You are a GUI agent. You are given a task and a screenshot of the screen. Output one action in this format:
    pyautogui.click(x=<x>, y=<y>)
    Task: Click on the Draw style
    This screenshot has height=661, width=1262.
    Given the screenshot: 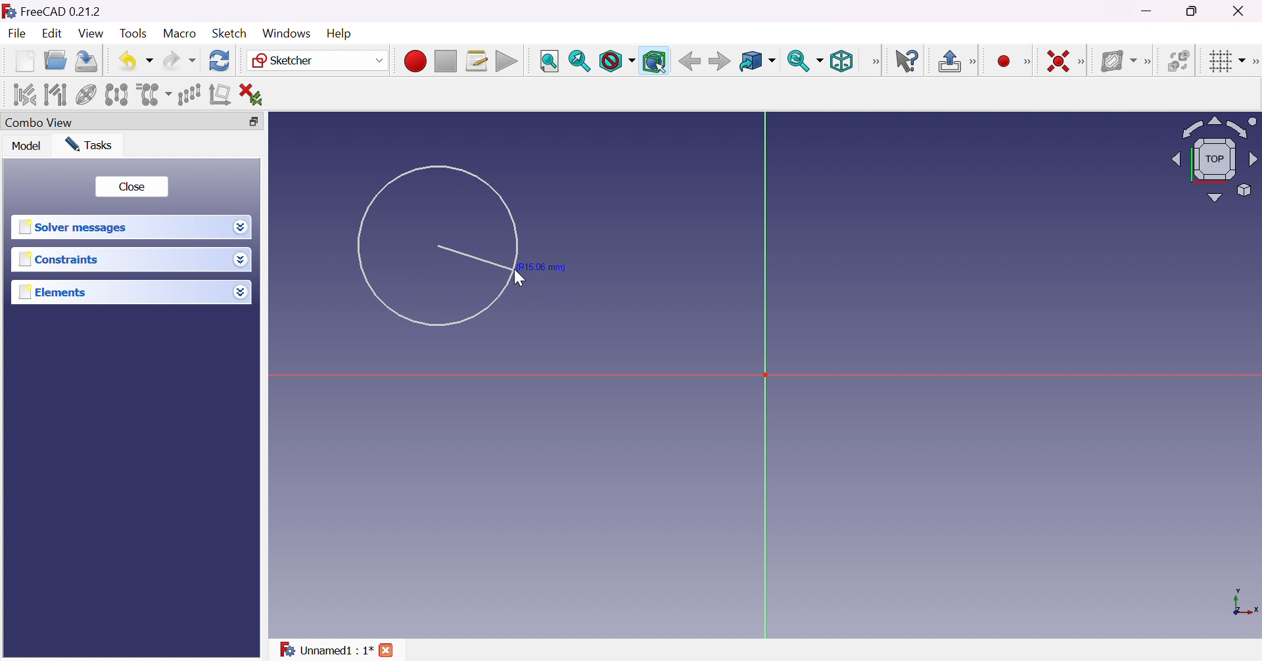 What is the action you would take?
    pyautogui.click(x=617, y=62)
    